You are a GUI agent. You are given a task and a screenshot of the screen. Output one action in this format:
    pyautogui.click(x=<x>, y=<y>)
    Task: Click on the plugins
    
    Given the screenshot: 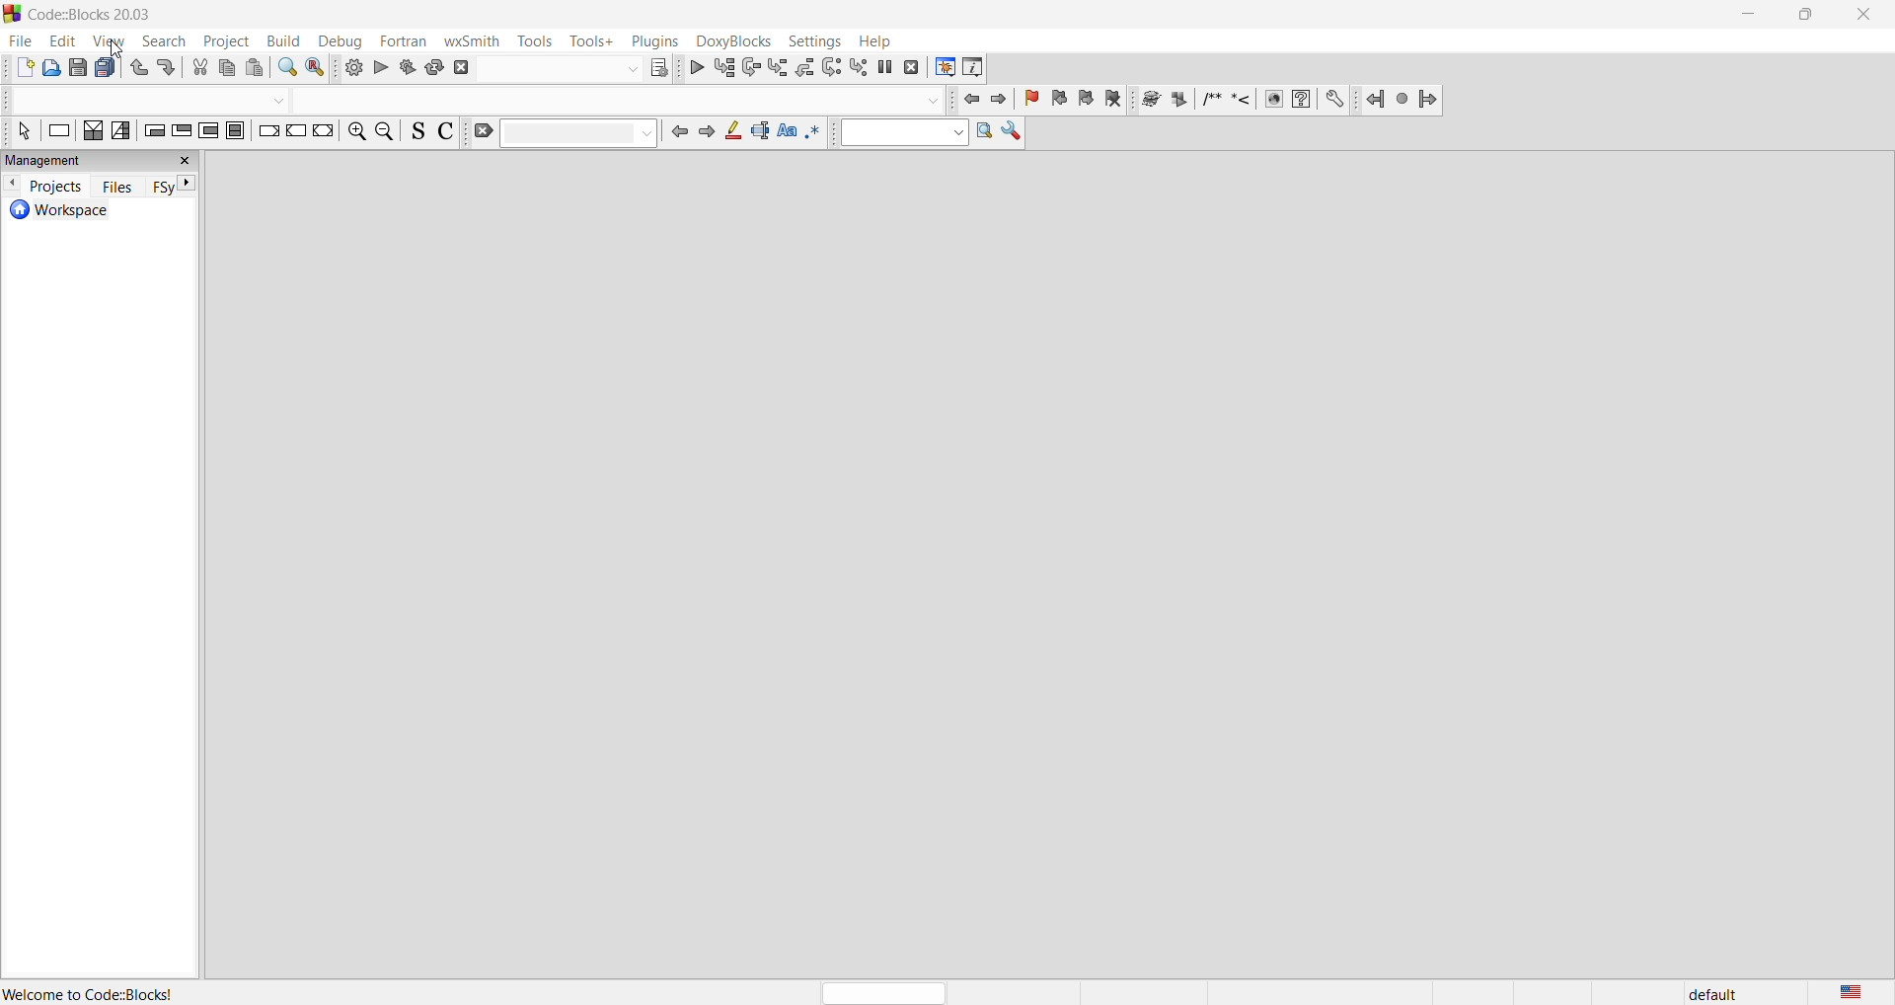 What is the action you would take?
    pyautogui.click(x=652, y=40)
    